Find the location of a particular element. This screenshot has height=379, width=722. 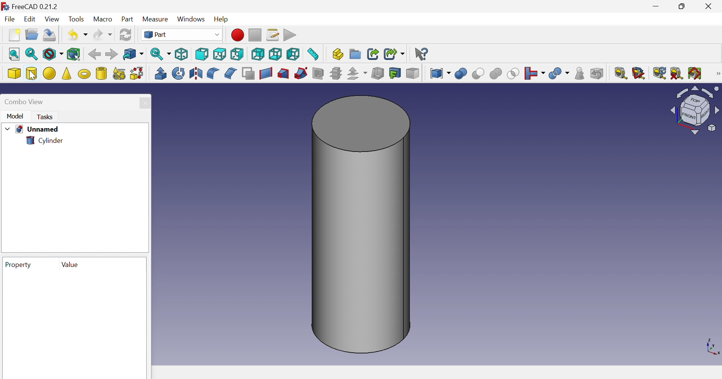

Revolve is located at coordinates (179, 73).